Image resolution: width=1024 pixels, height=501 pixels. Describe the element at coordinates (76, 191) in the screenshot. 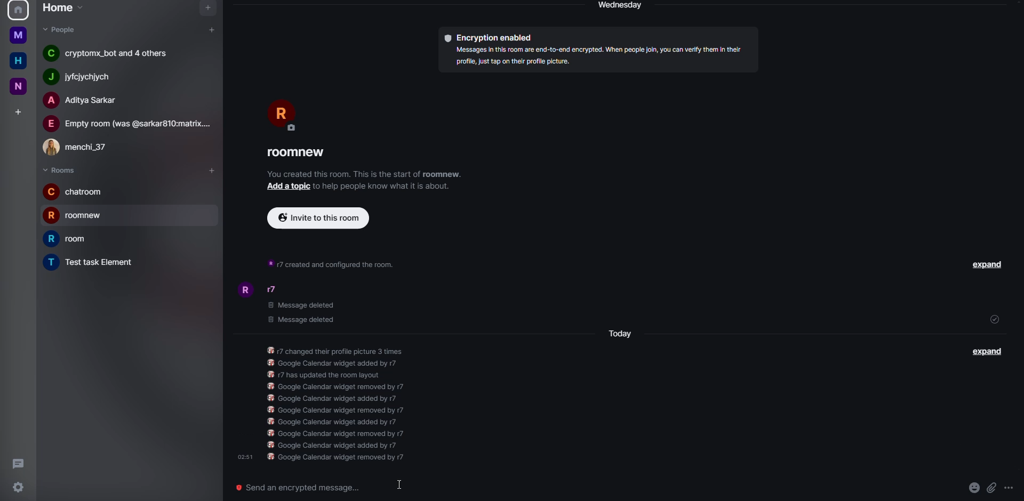

I see `room` at that location.